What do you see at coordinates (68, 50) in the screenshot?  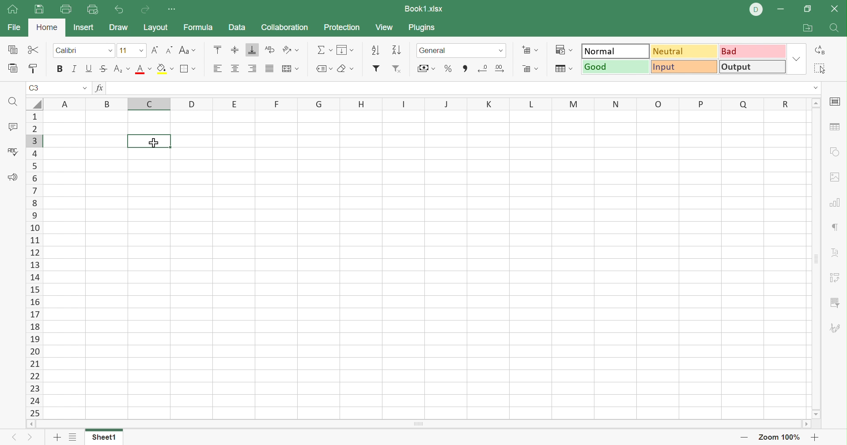 I see `Calibri` at bounding box center [68, 50].